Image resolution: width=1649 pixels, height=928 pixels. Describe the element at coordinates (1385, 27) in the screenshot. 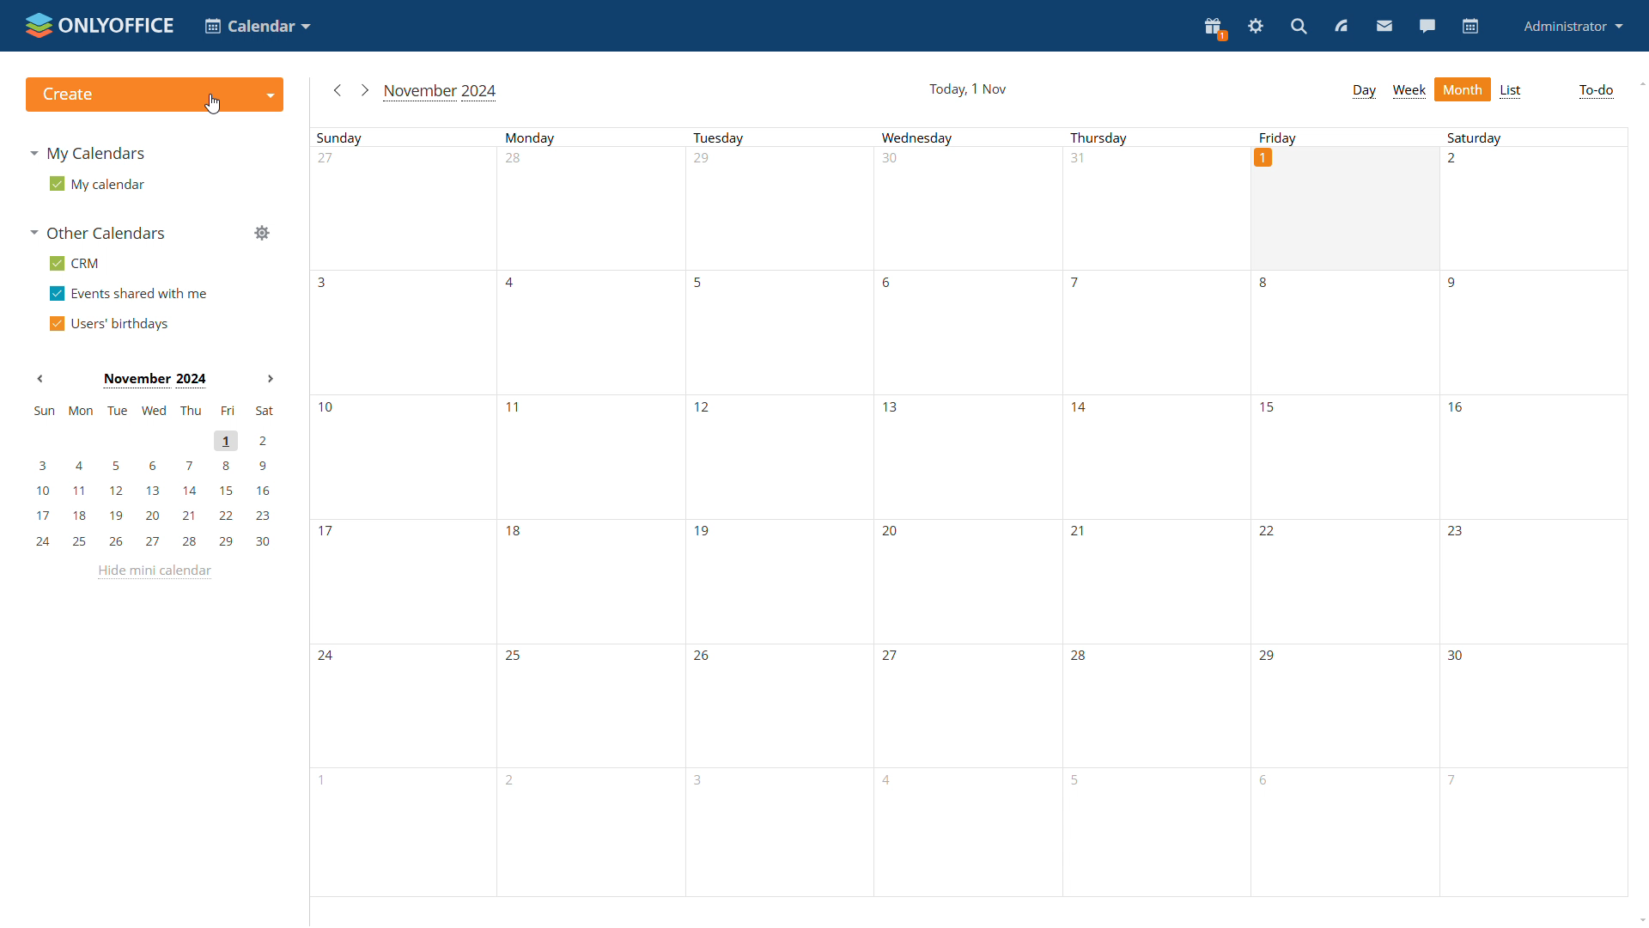

I see `mail` at that location.